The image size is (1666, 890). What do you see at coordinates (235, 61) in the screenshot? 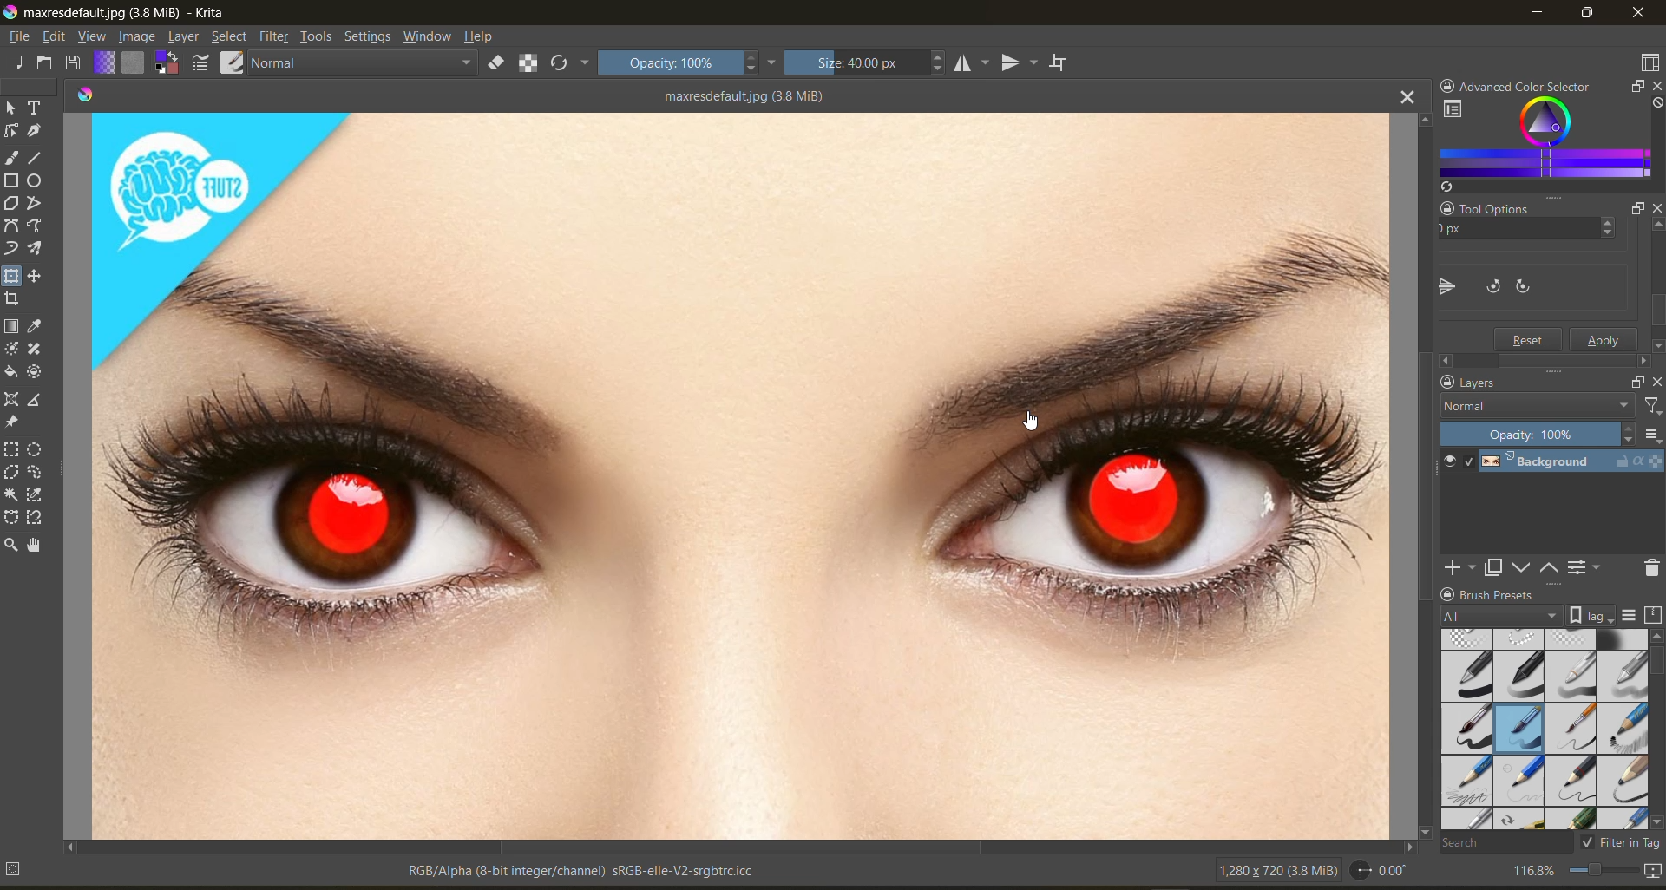
I see `choose brush preset` at bounding box center [235, 61].